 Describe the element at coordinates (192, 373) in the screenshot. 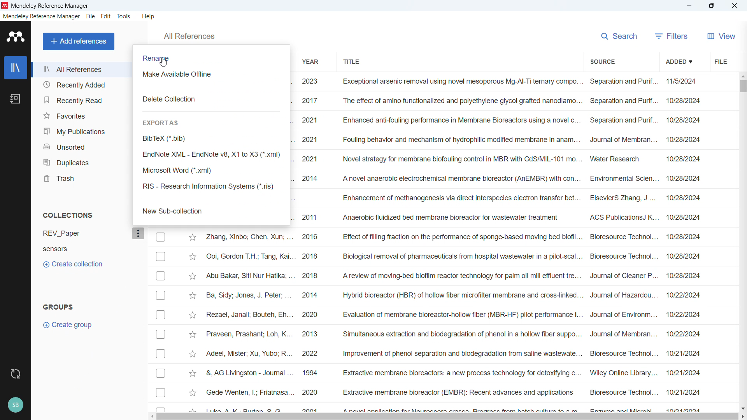

I see `Star mark respective publication` at that location.